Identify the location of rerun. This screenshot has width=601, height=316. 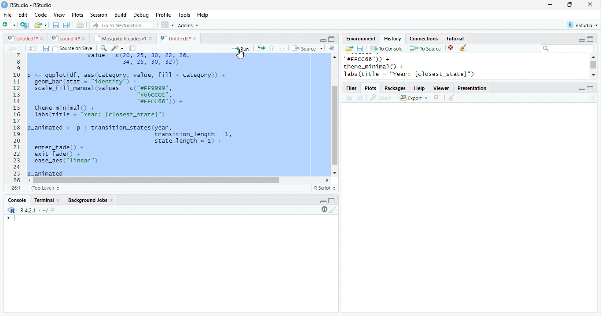
(261, 48).